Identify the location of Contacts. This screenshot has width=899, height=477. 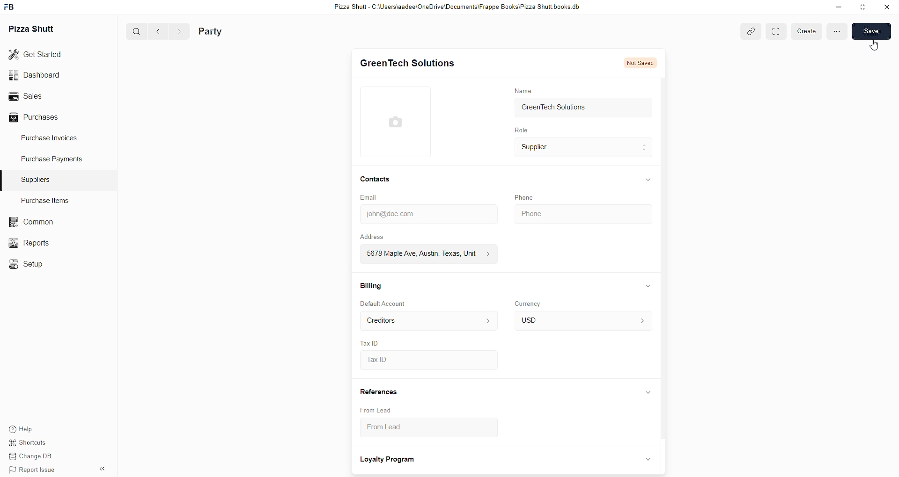
(376, 180).